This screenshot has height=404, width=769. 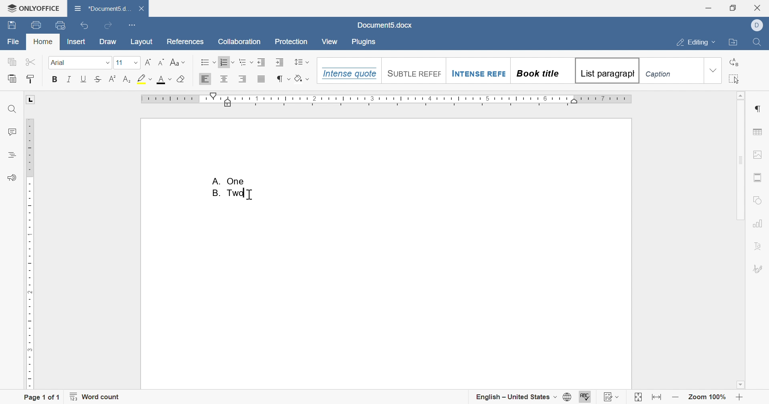 I want to click on Book title, so click(x=537, y=73).